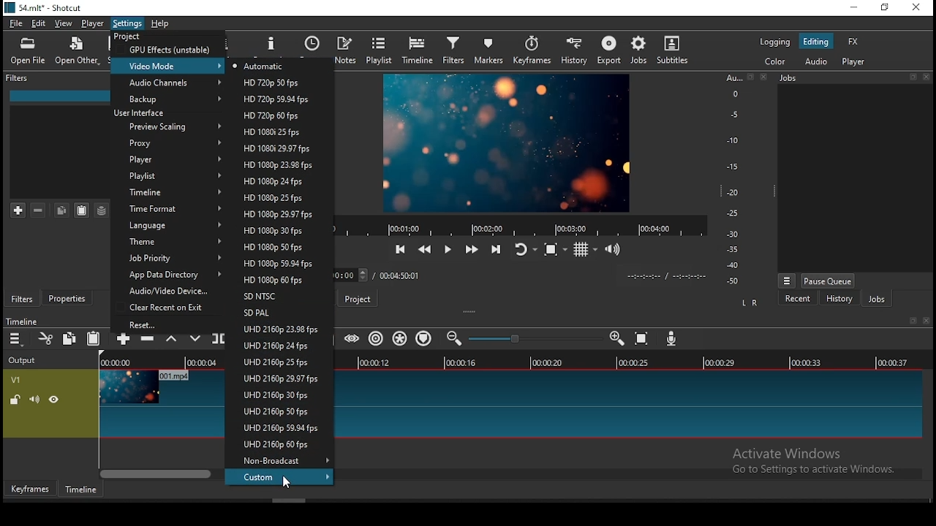 The width and height of the screenshot is (936, 526). What do you see at coordinates (722, 362) in the screenshot?
I see `00:00:29` at bounding box center [722, 362].